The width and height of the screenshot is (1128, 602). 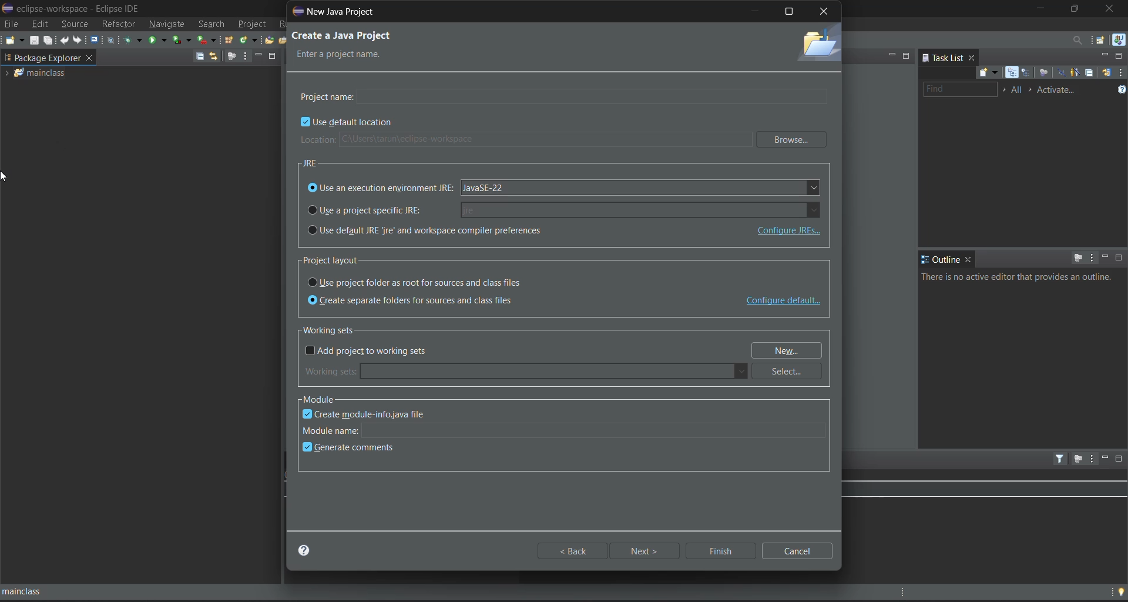 What do you see at coordinates (166, 24) in the screenshot?
I see `navigate` at bounding box center [166, 24].